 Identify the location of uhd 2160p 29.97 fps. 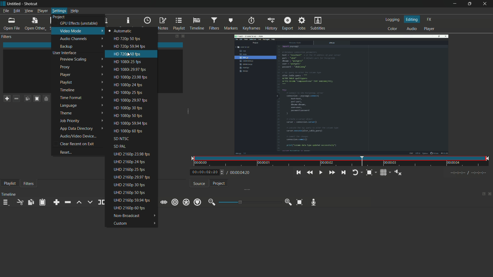
(132, 177).